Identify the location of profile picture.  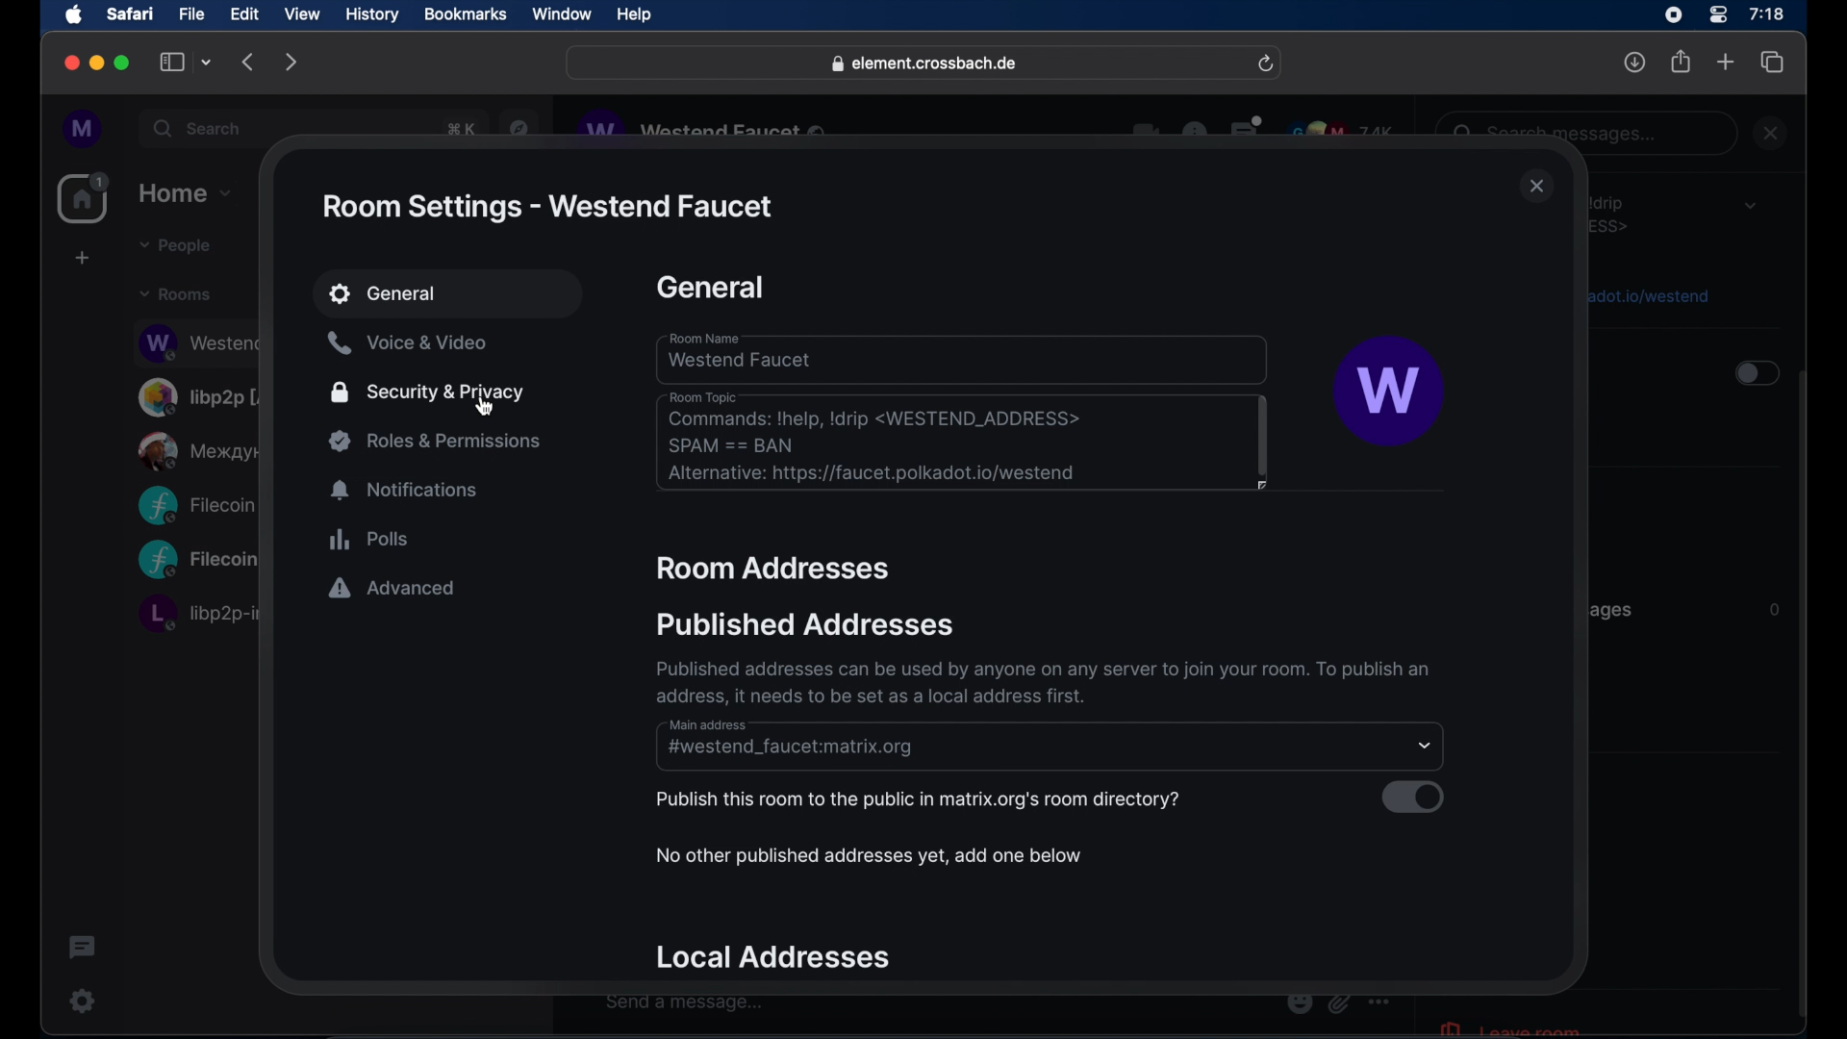
(1390, 393).